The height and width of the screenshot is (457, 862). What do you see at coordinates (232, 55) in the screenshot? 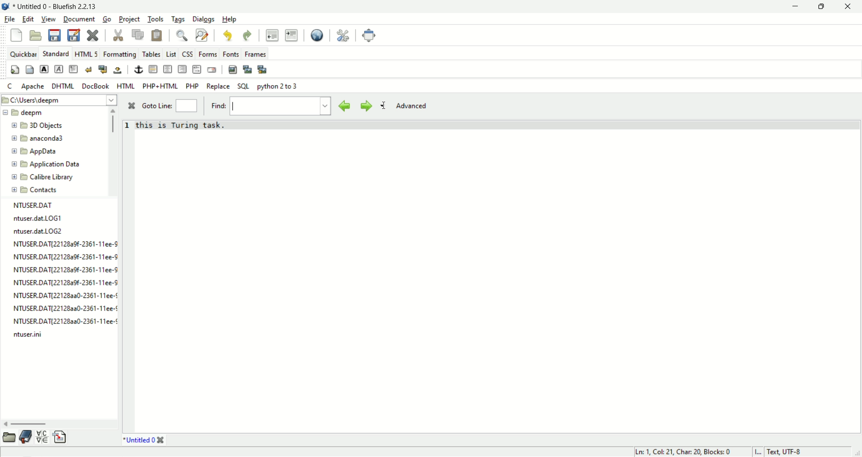
I see `Fonts` at bounding box center [232, 55].